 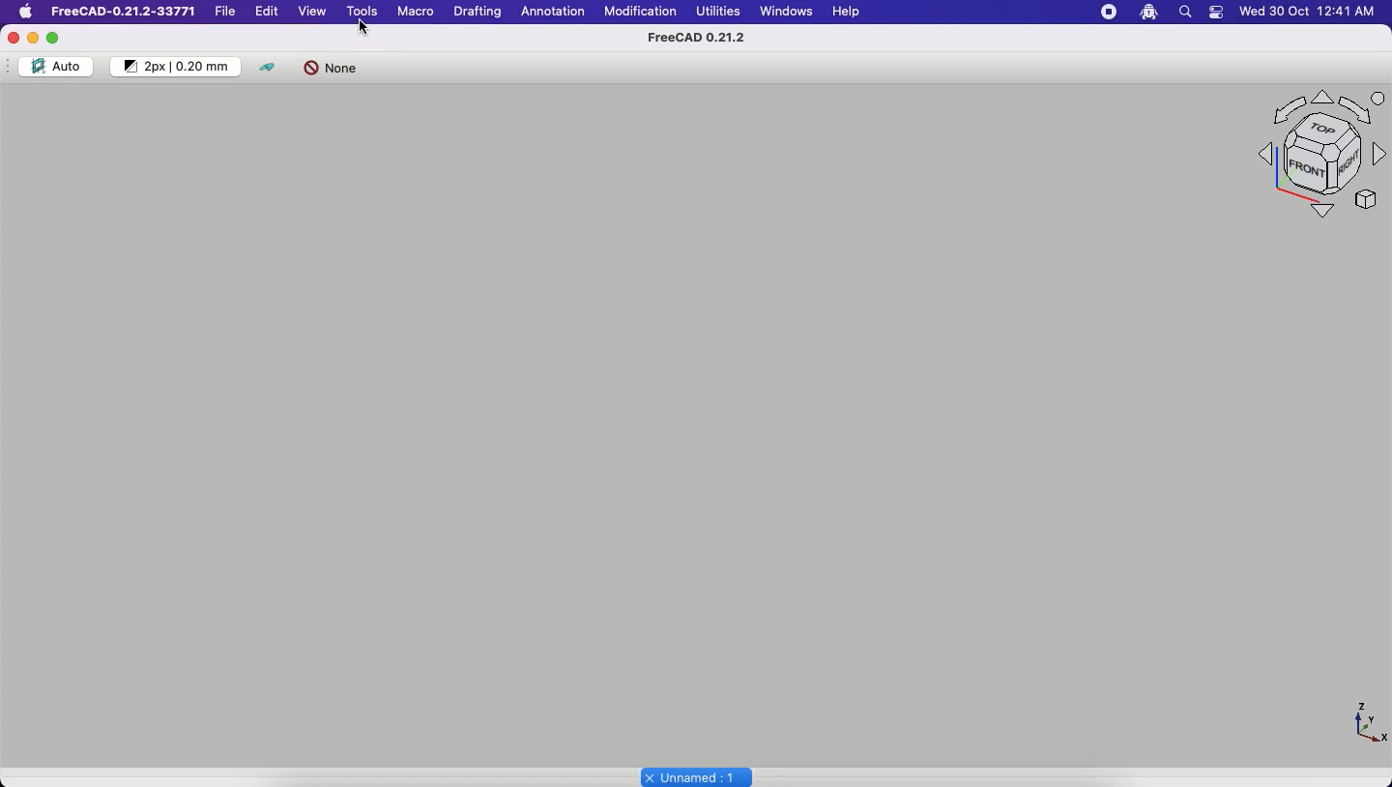 I want to click on Change default style for new objects, so click(x=176, y=65).